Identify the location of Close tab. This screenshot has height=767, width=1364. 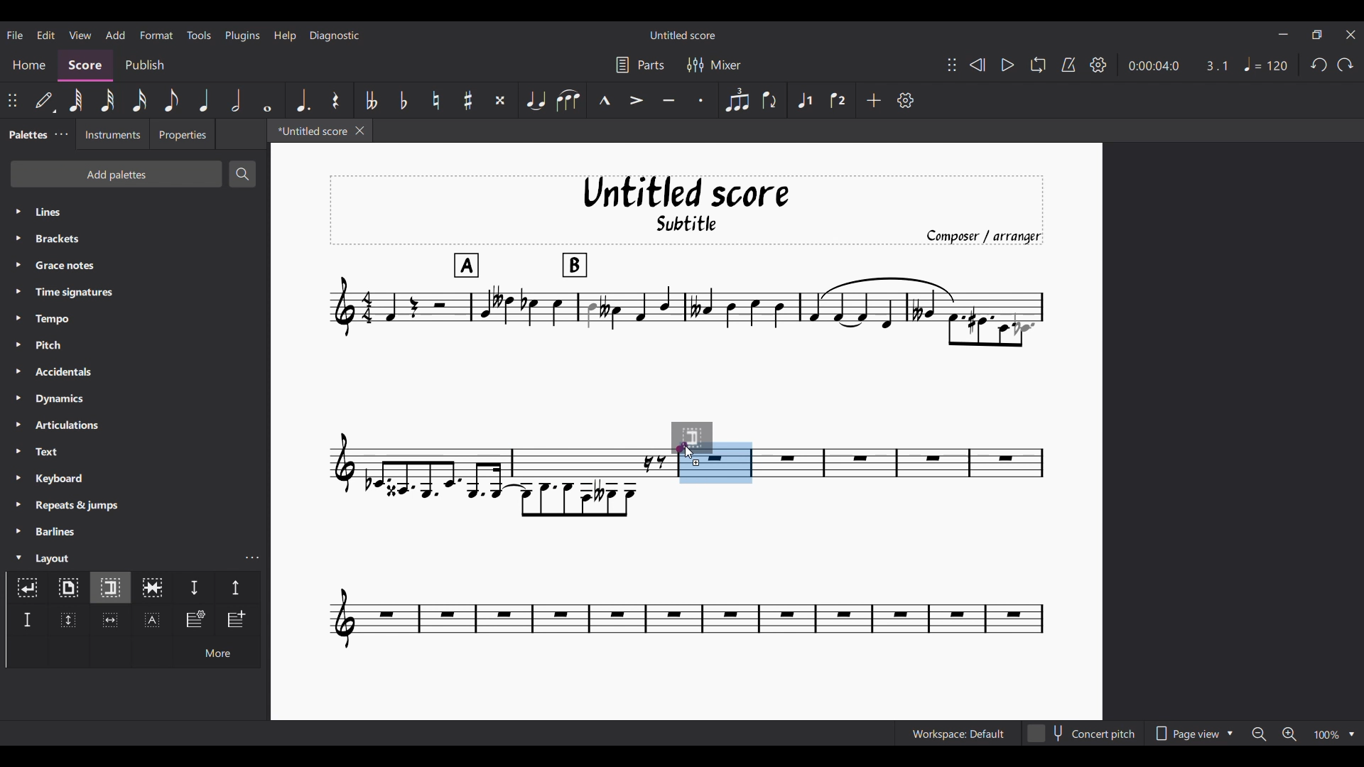
(359, 131).